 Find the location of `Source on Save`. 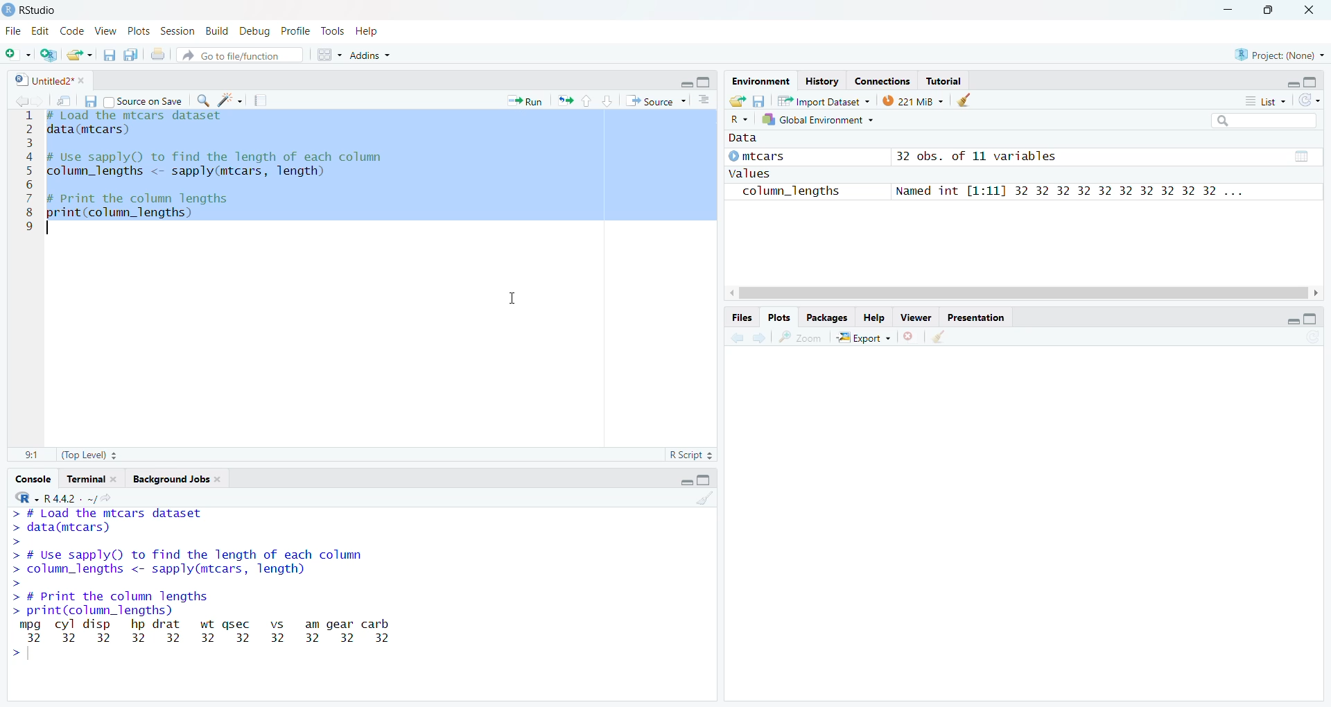

Source on Save is located at coordinates (143, 100).